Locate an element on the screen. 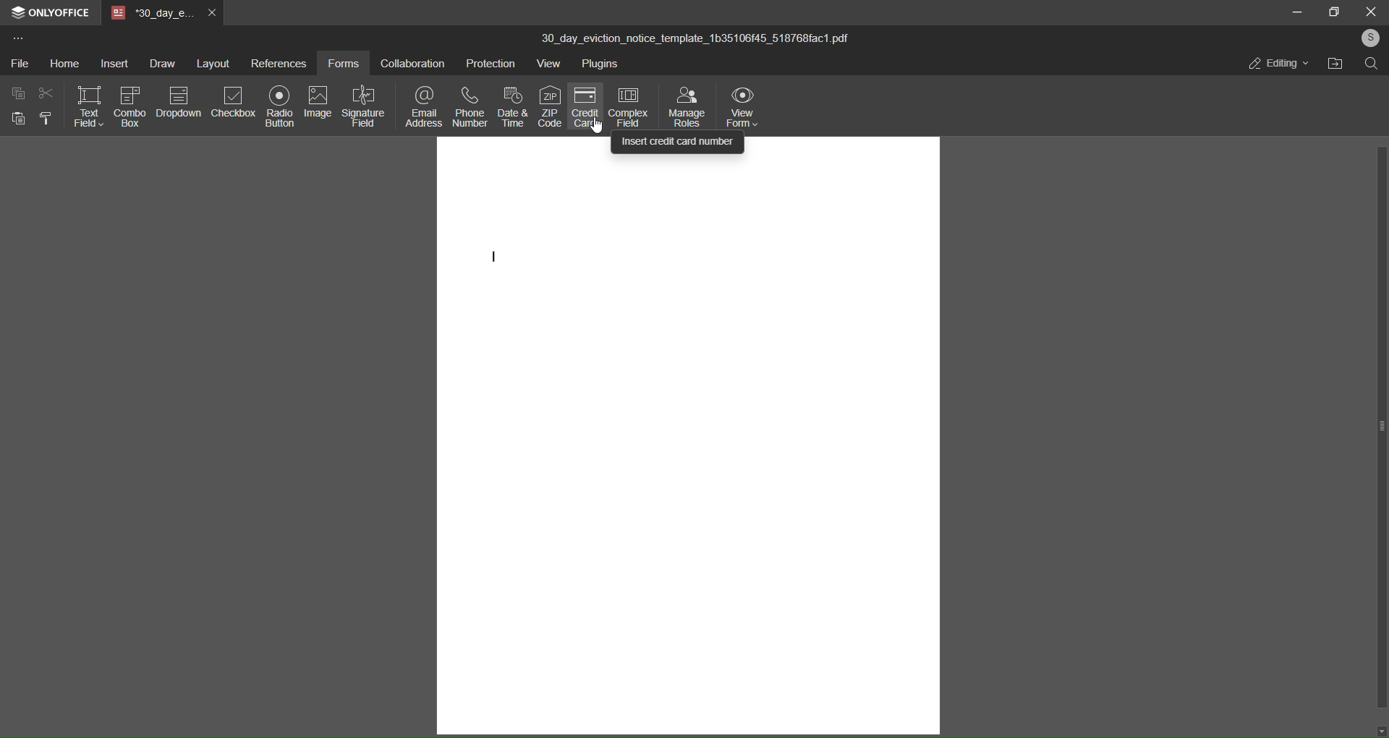  home is located at coordinates (62, 64).